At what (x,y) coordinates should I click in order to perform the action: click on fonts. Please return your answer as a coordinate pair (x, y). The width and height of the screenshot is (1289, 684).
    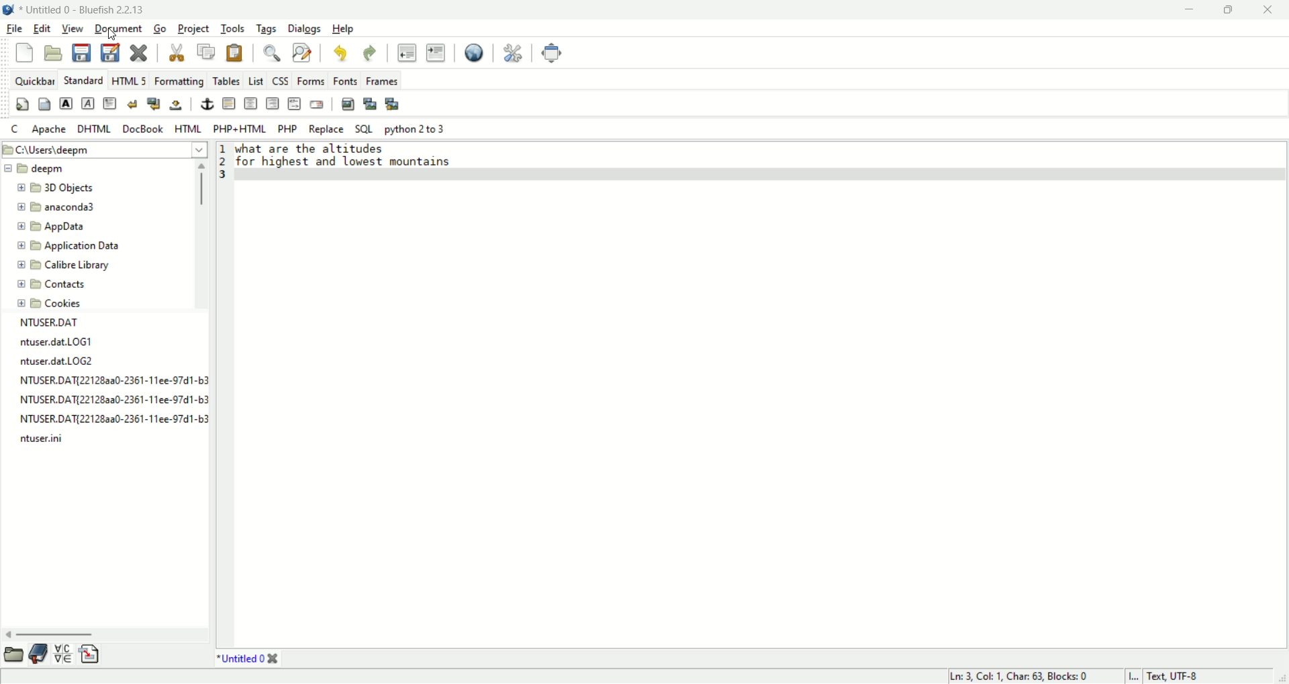
    Looking at the image, I should click on (348, 80).